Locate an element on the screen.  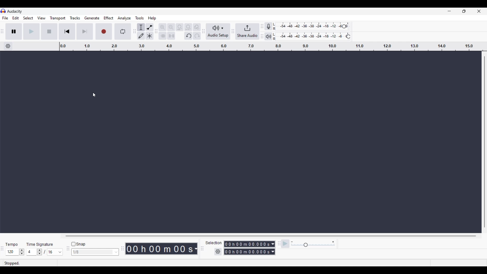
Record/Record new track is located at coordinates (104, 31).